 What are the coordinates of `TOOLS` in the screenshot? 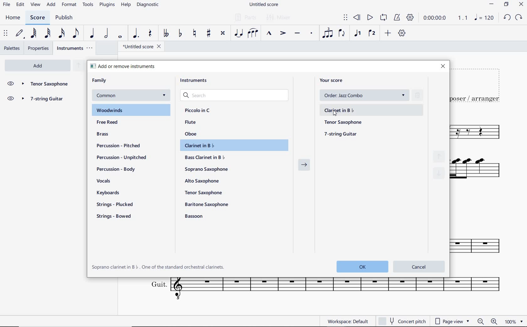 It's located at (88, 4).